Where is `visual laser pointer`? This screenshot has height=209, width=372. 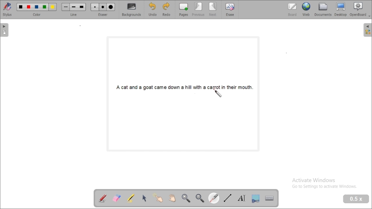
visual laser pointer is located at coordinates (214, 198).